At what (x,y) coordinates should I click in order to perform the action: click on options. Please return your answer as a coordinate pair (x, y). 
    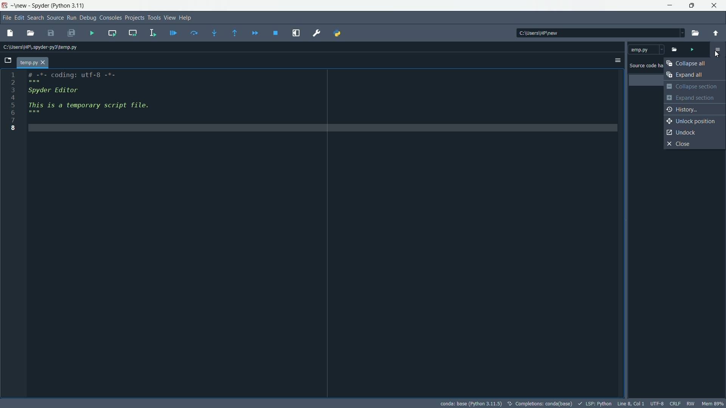
    Looking at the image, I should click on (617, 60).